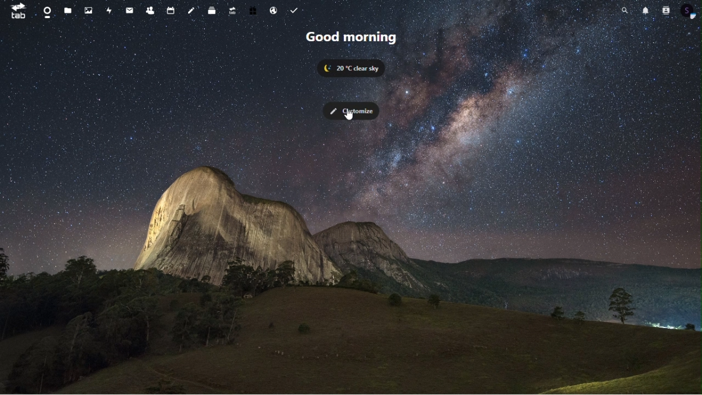 The width and height of the screenshot is (702, 395). What do you see at coordinates (644, 9) in the screenshot?
I see `notification` at bounding box center [644, 9].